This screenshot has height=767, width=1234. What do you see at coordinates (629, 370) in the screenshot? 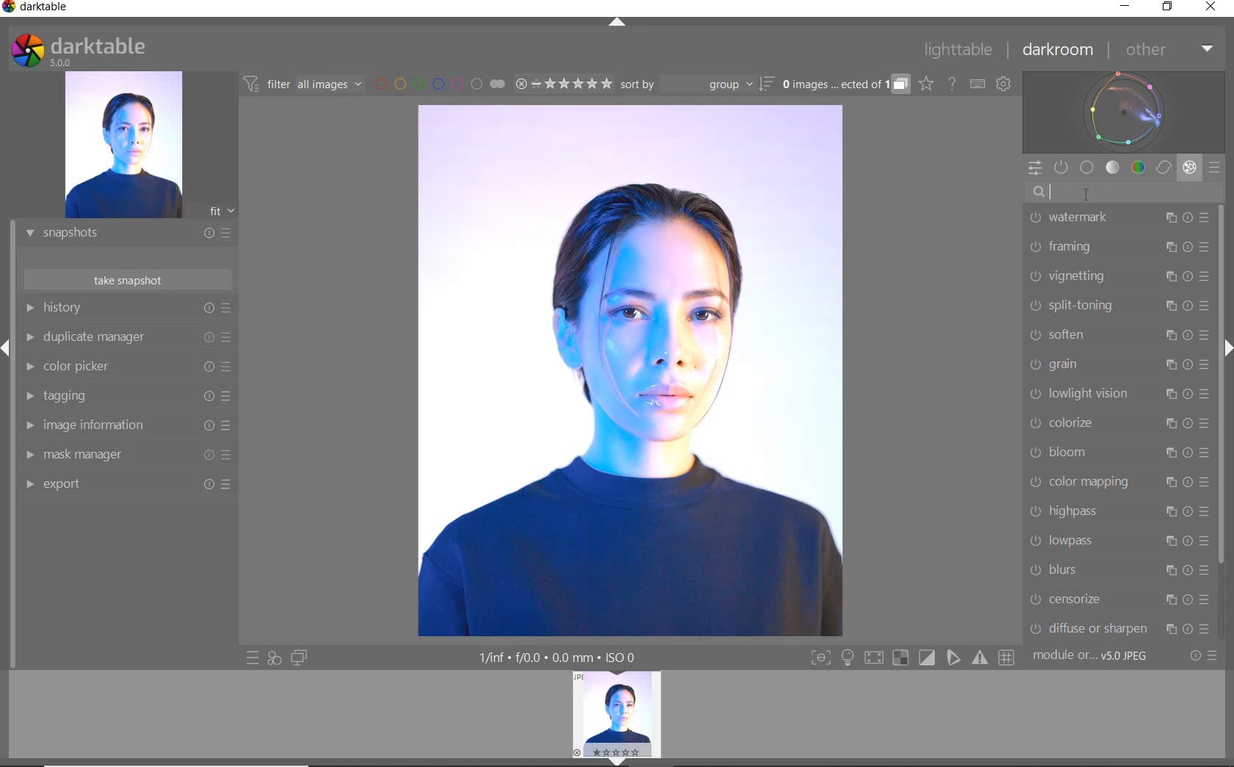
I see `SELECTED IMAGE` at bounding box center [629, 370].